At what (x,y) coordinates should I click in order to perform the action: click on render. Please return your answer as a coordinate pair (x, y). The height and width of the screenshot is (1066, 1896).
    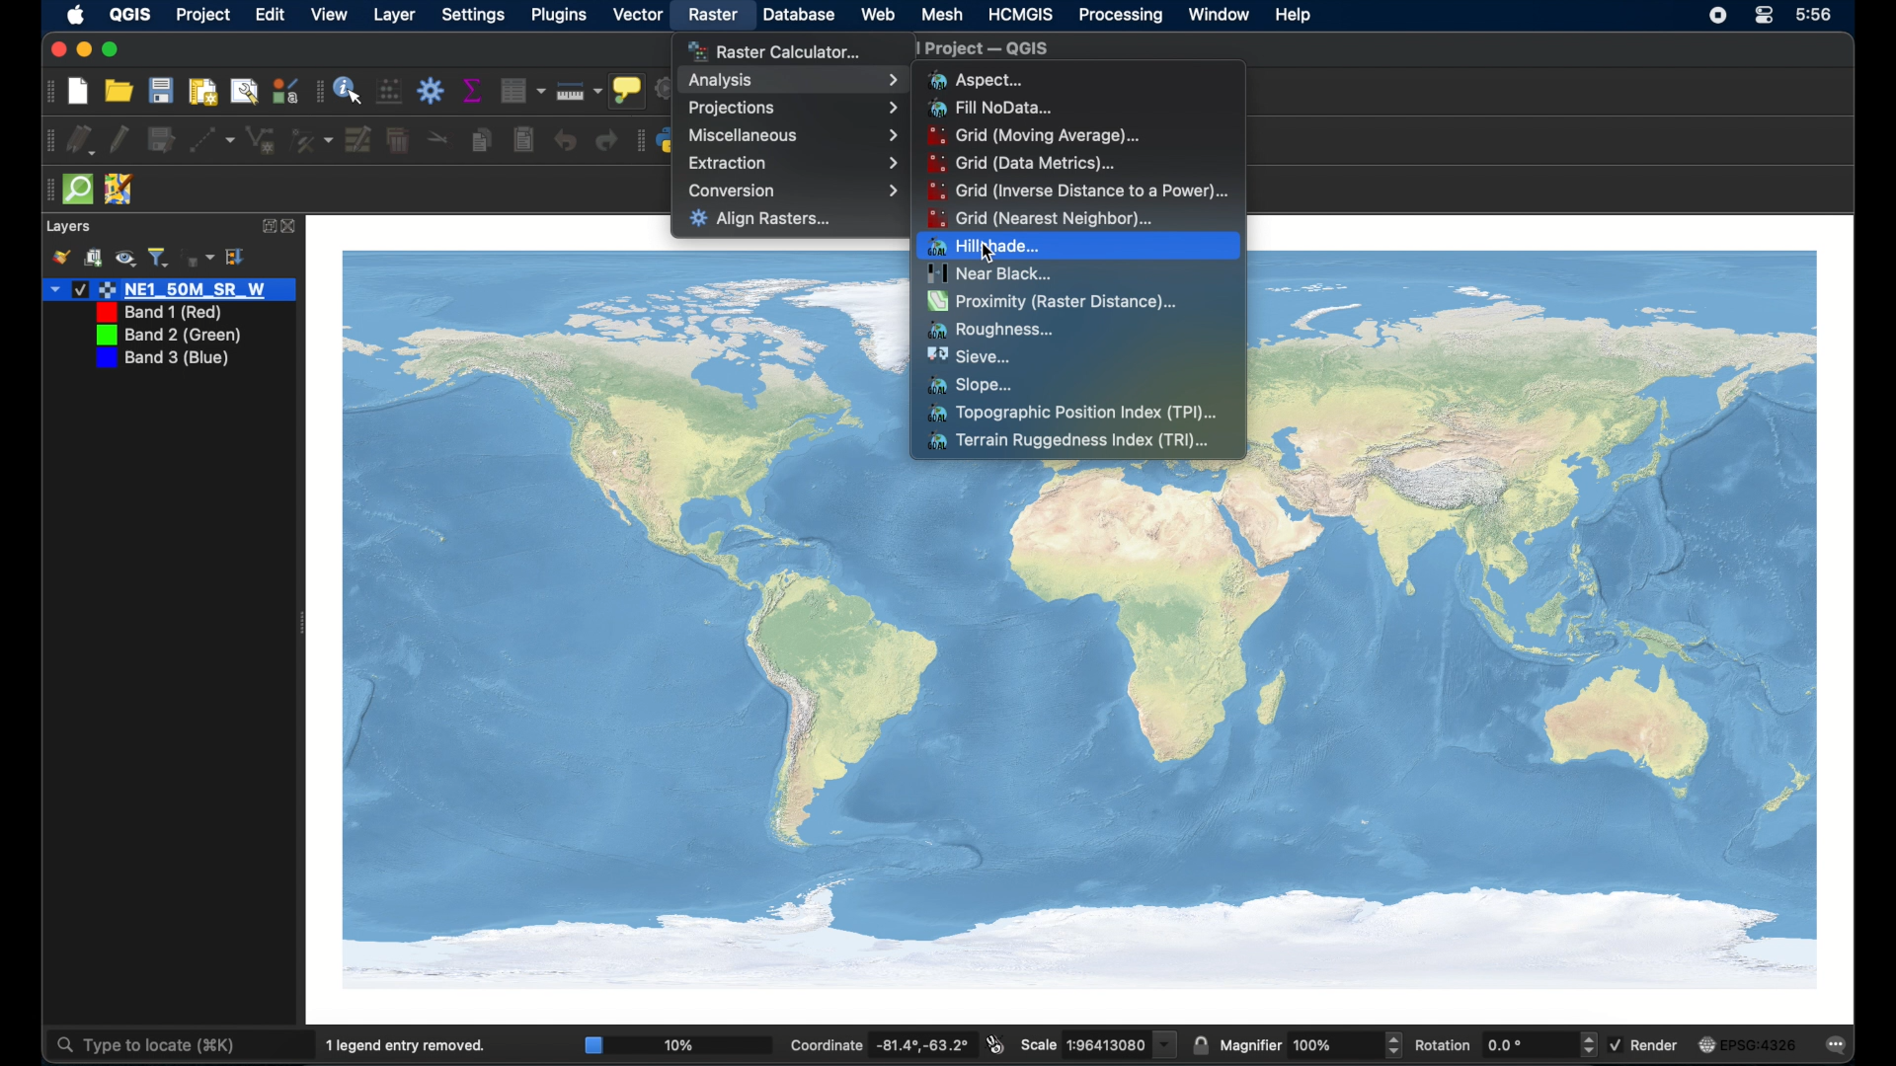
    Looking at the image, I should click on (1643, 1044).